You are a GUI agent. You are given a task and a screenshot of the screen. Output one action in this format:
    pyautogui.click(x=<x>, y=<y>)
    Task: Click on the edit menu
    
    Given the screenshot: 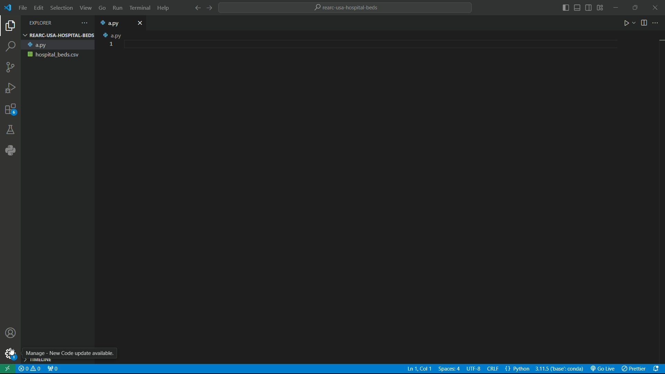 What is the action you would take?
    pyautogui.click(x=38, y=8)
    